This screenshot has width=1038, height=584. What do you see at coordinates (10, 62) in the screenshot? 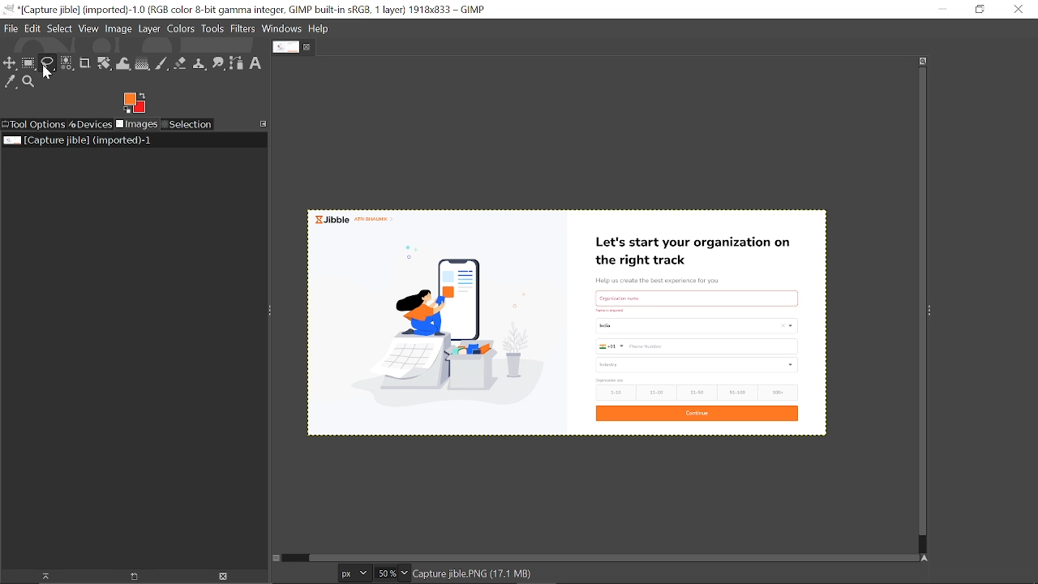
I see `Move tool` at bounding box center [10, 62].